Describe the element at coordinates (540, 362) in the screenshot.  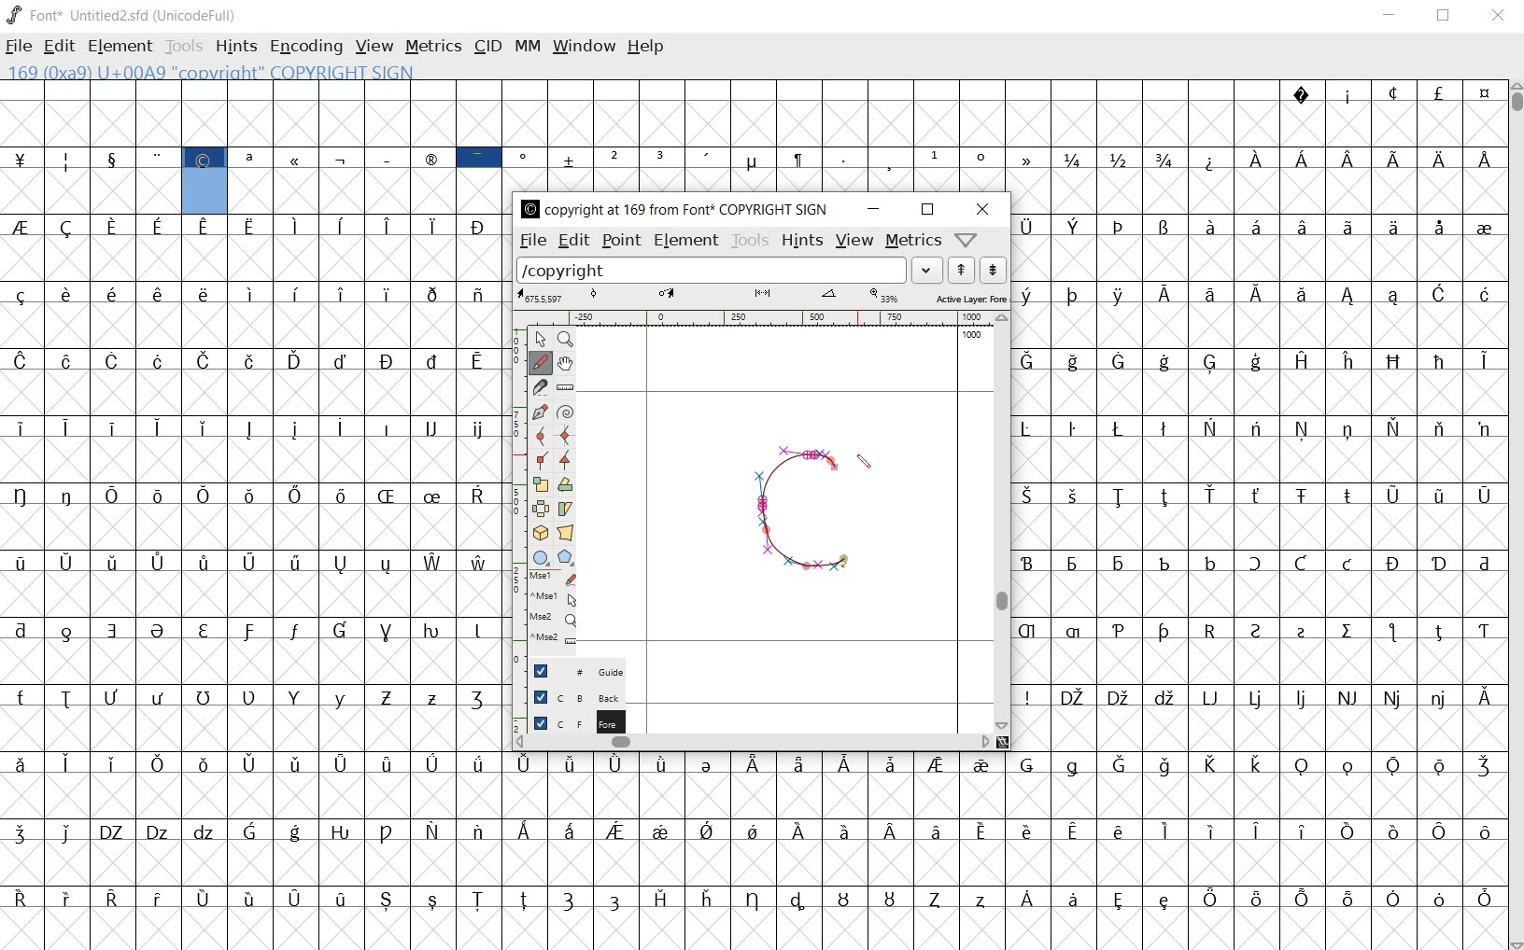
I see `draw a freehand curve` at that location.